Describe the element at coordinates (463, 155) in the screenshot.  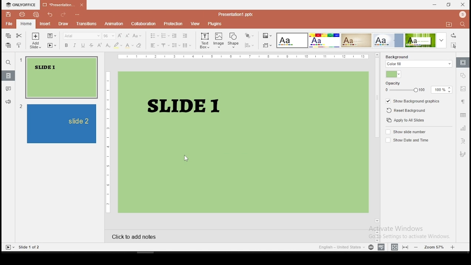
I see `Signature settings` at that location.